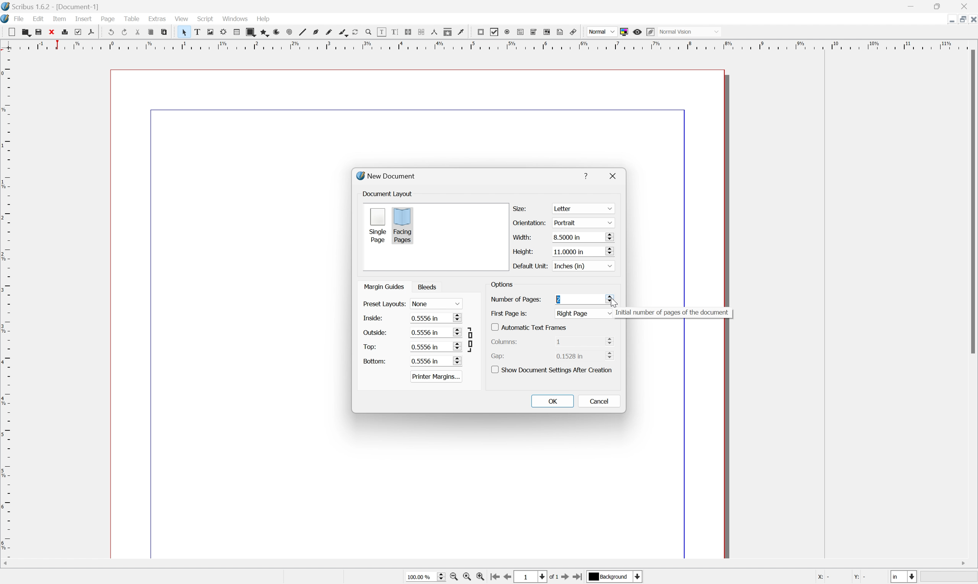 The image size is (978, 584). What do you see at coordinates (693, 32) in the screenshot?
I see `Normal vision` at bounding box center [693, 32].